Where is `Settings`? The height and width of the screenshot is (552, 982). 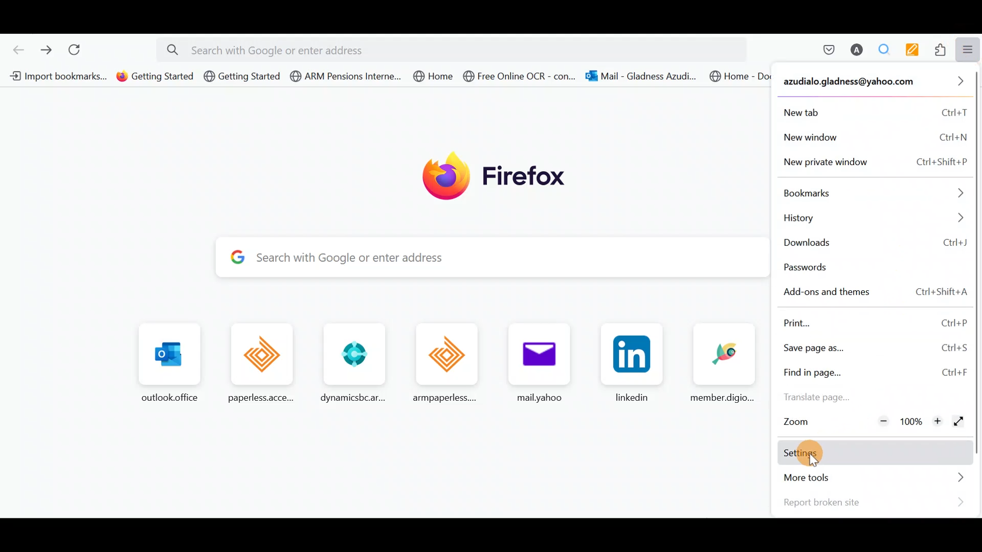 Settings is located at coordinates (867, 450).